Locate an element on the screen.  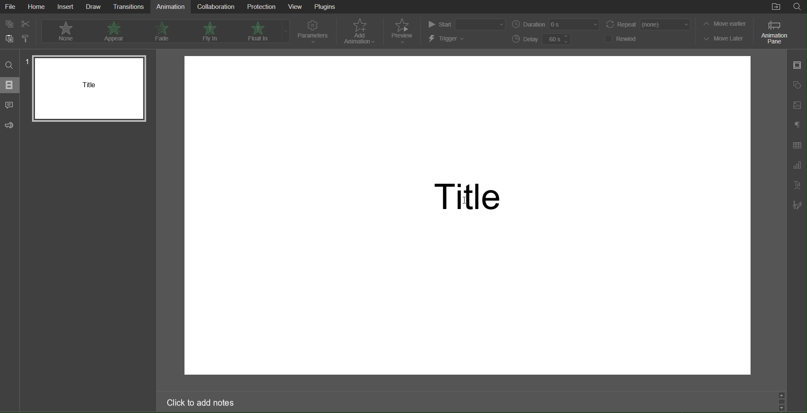
TextArt is located at coordinates (796, 185).